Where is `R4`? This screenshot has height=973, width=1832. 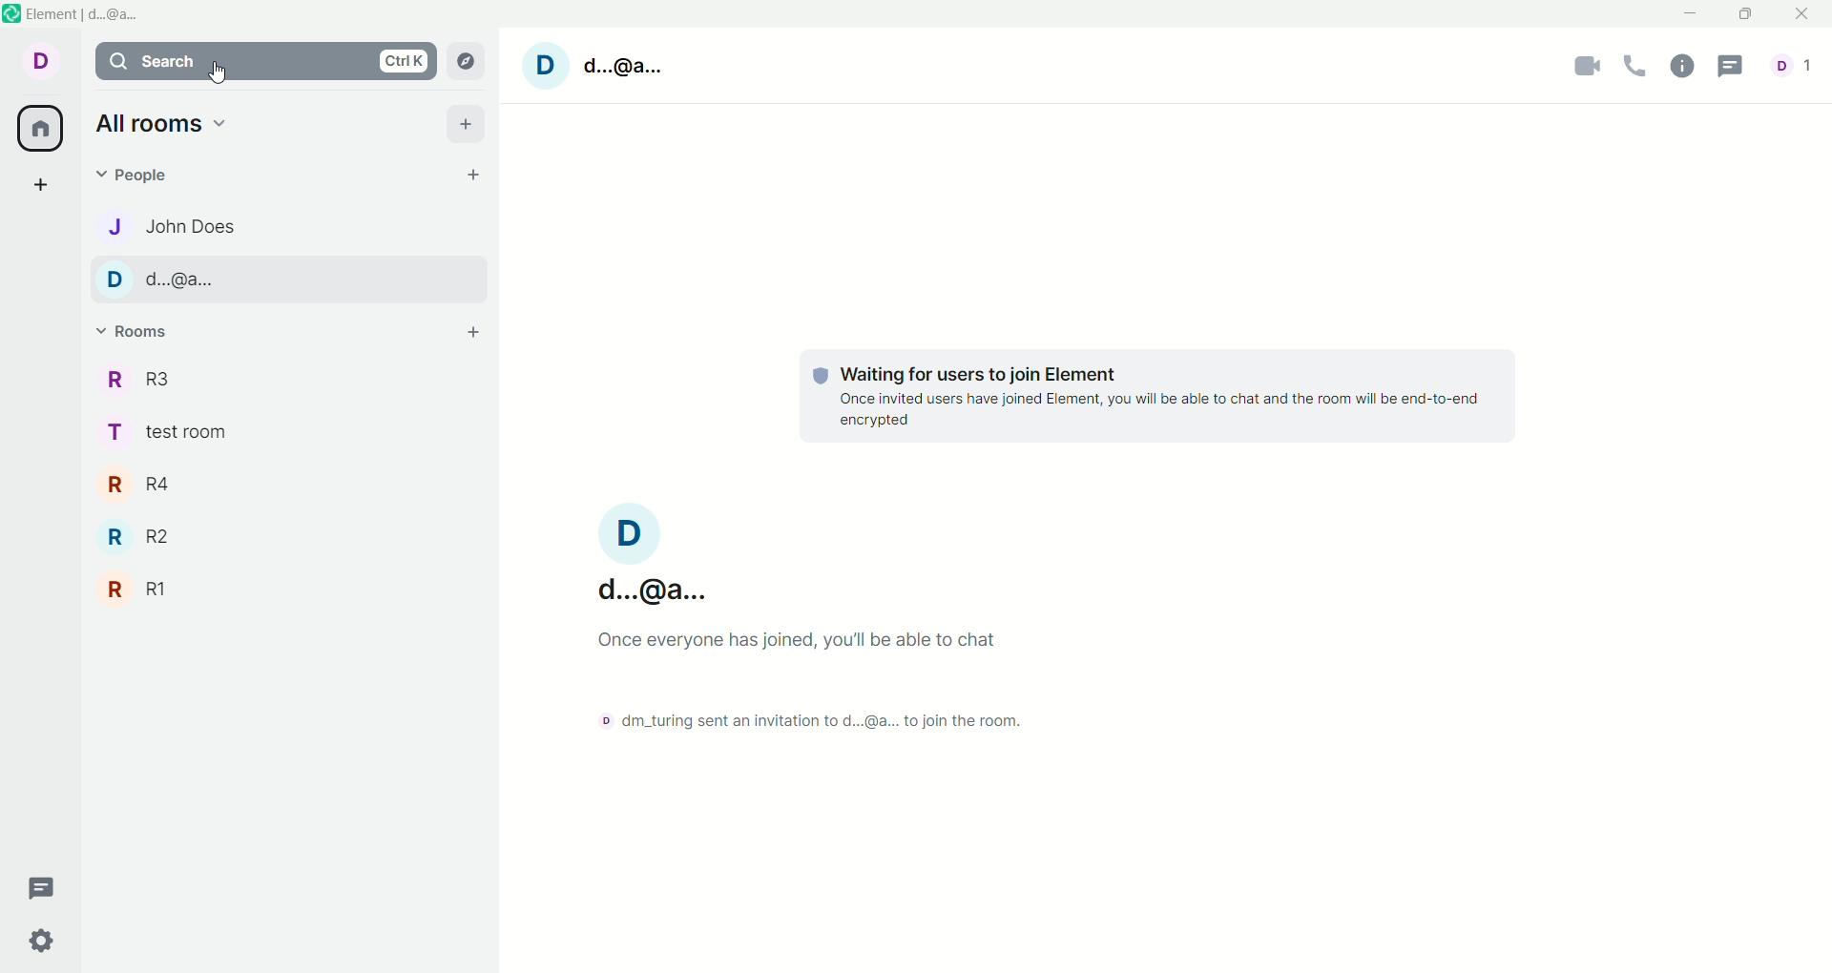
R4 is located at coordinates (289, 483).